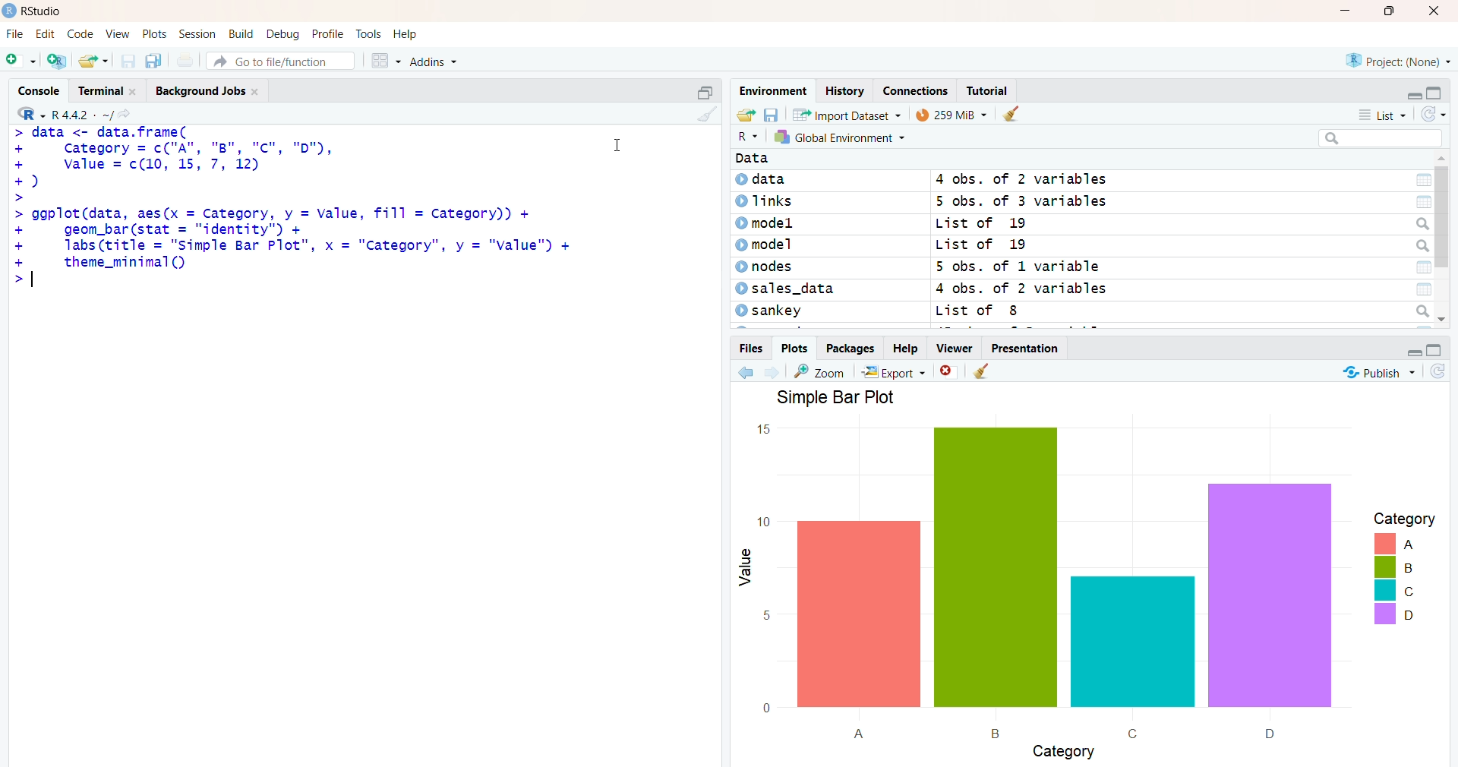  Describe the element at coordinates (385, 60) in the screenshot. I see `grid view` at that location.